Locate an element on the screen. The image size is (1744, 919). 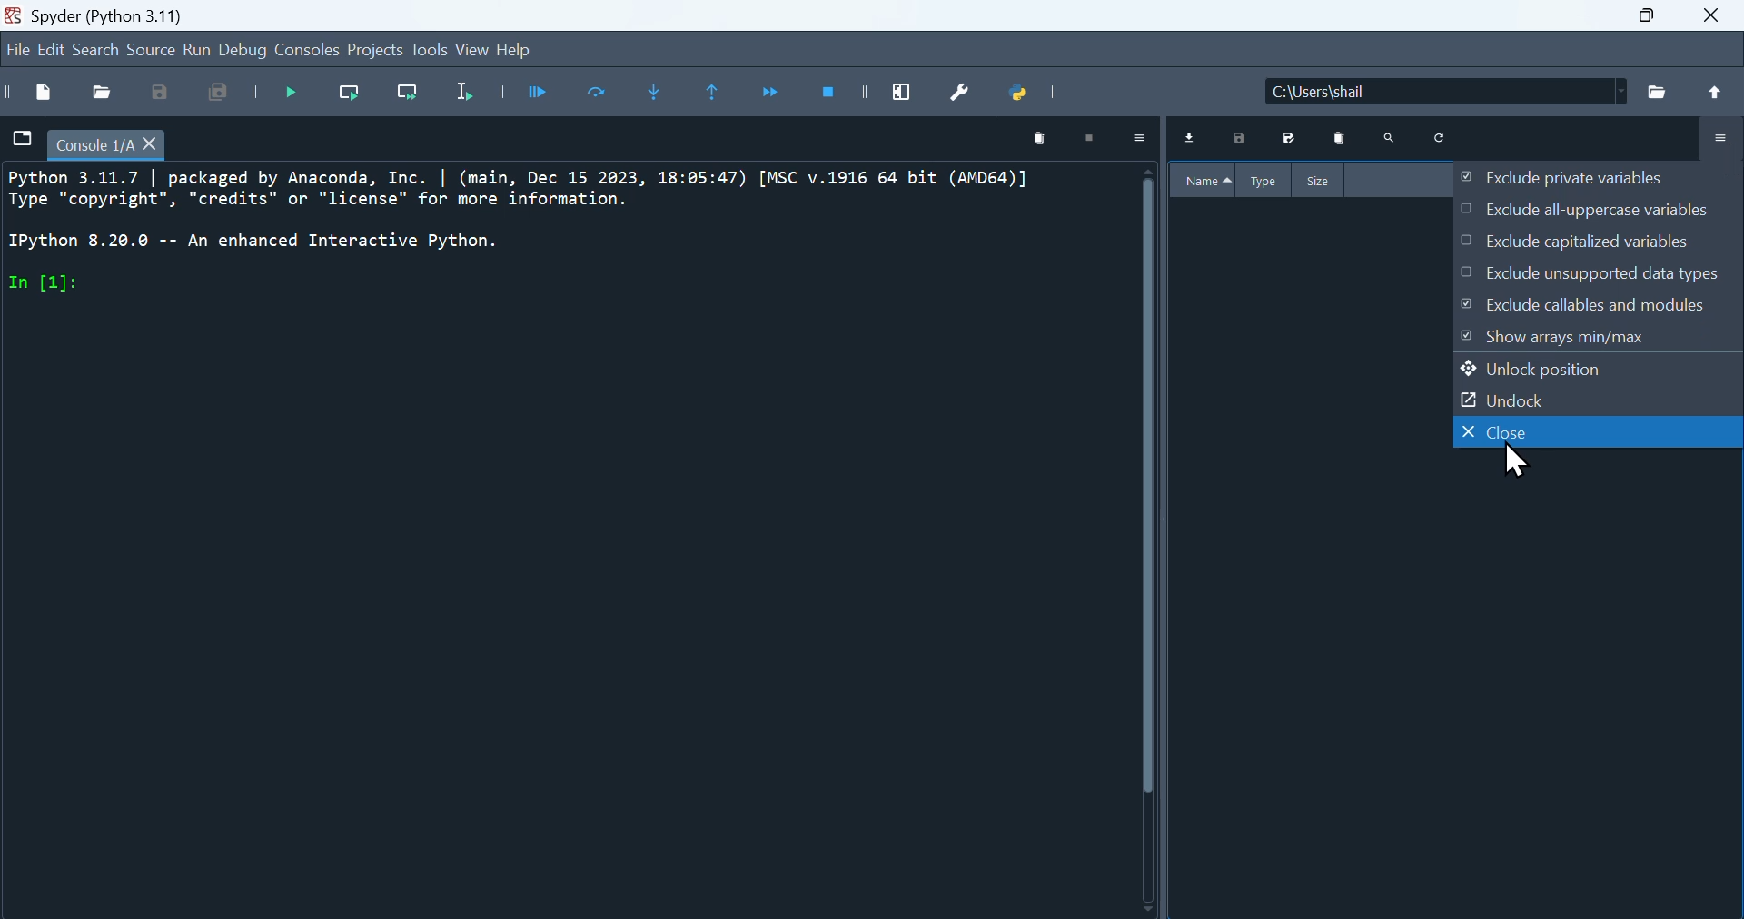
Exclude private variables is located at coordinates (1568, 179).